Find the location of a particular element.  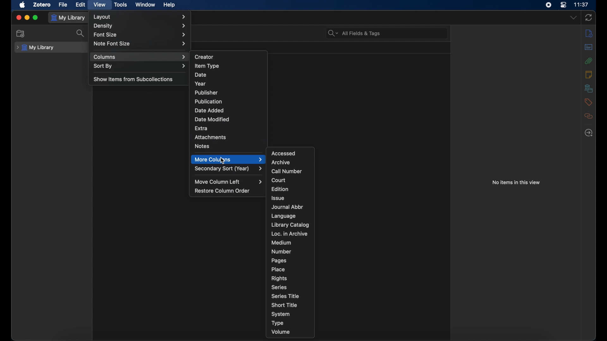

new collection is located at coordinates (21, 33).